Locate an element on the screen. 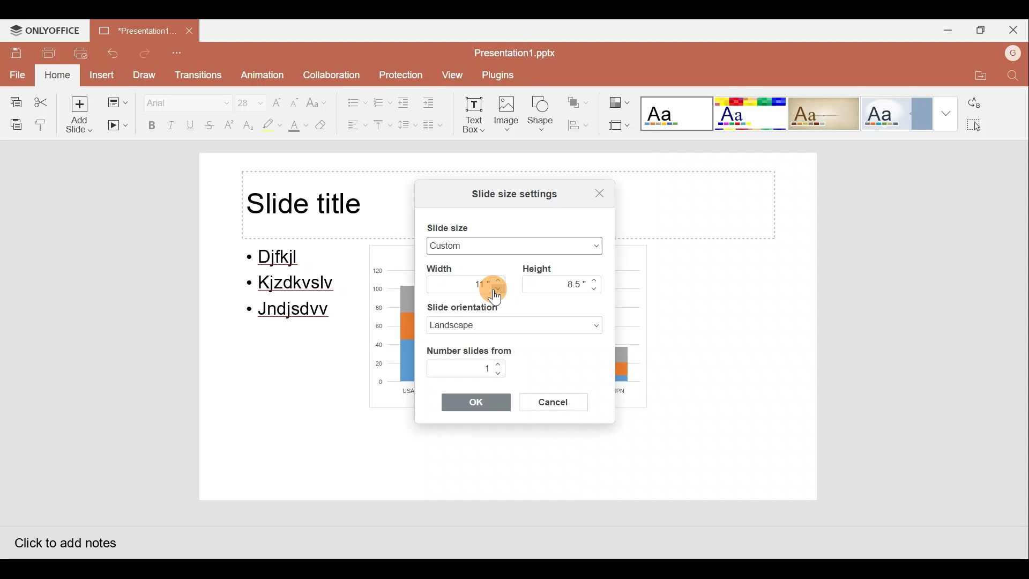 This screenshot has width=1029, height=579. Undo is located at coordinates (115, 53).